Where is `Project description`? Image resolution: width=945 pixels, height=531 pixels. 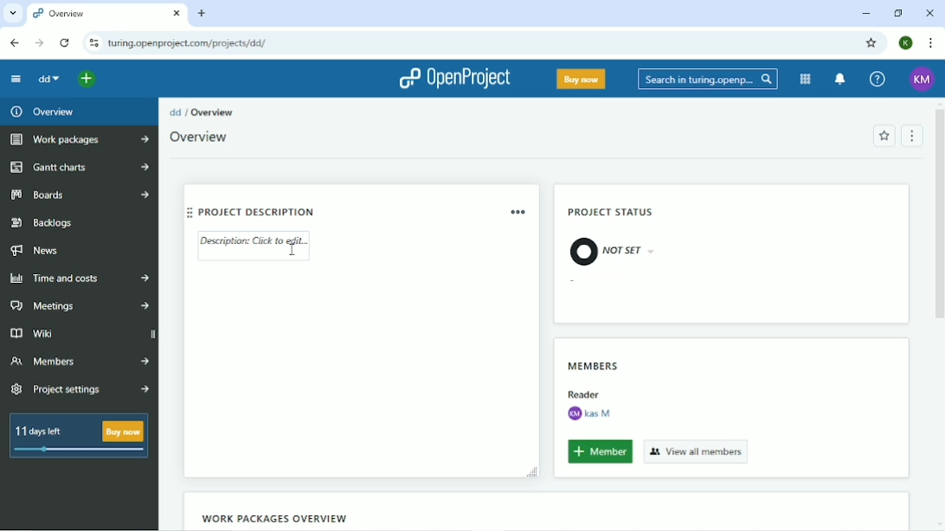 Project description is located at coordinates (329, 210).